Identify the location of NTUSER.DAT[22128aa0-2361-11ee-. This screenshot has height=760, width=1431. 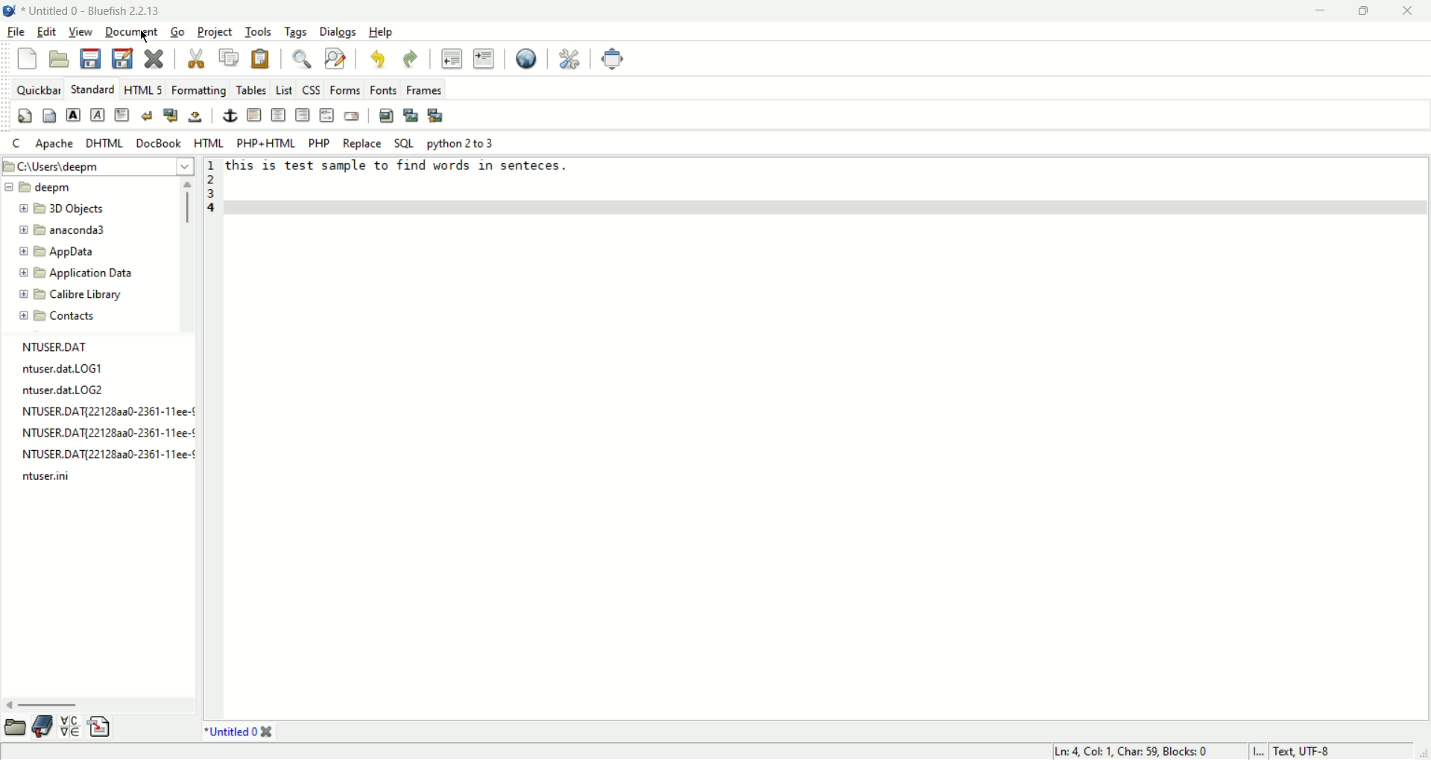
(106, 454).